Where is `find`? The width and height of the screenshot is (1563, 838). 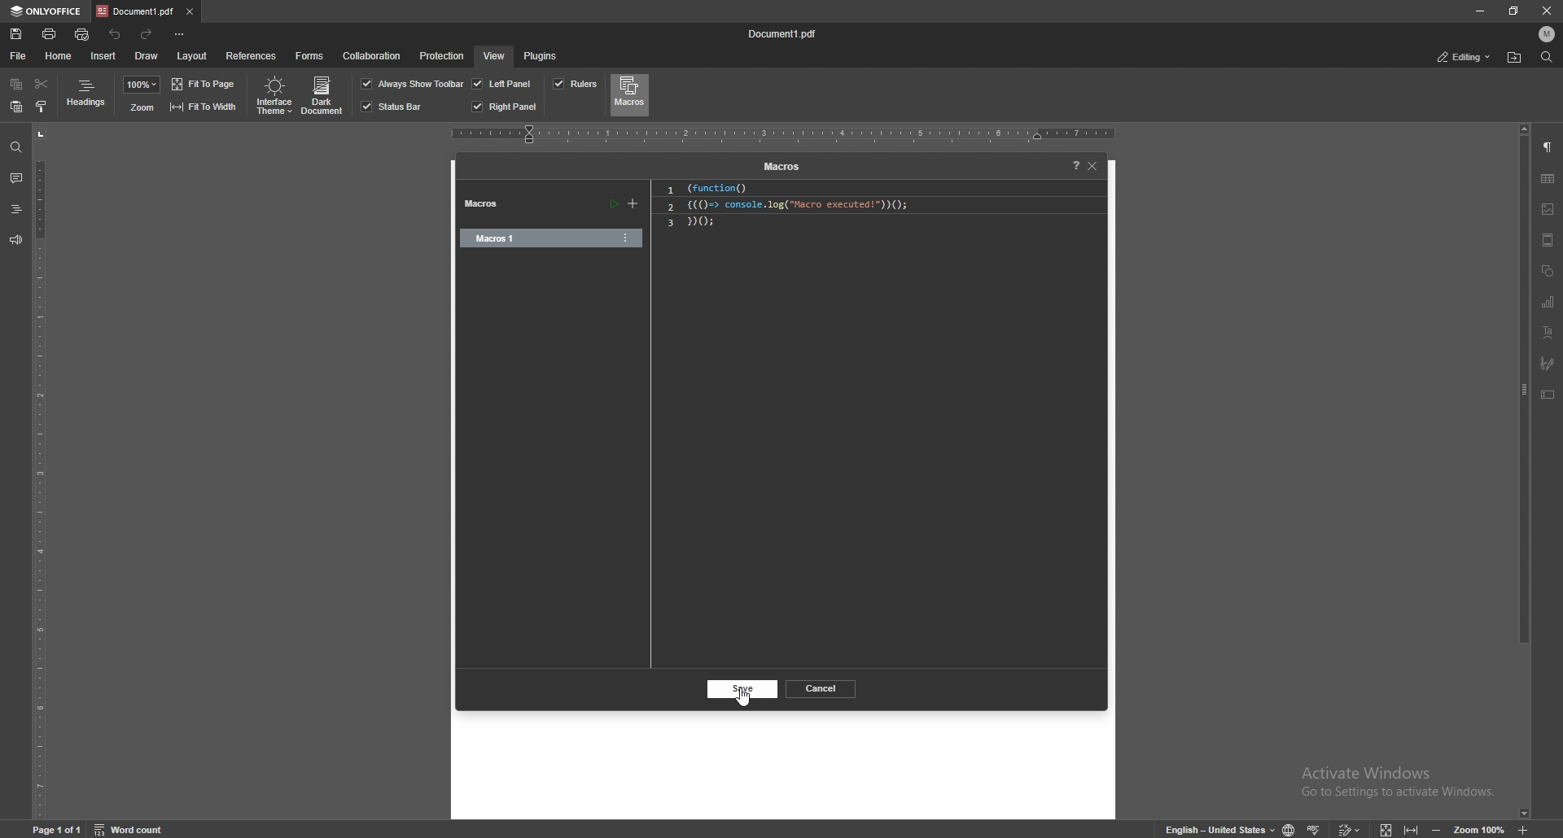
find is located at coordinates (1546, 58).